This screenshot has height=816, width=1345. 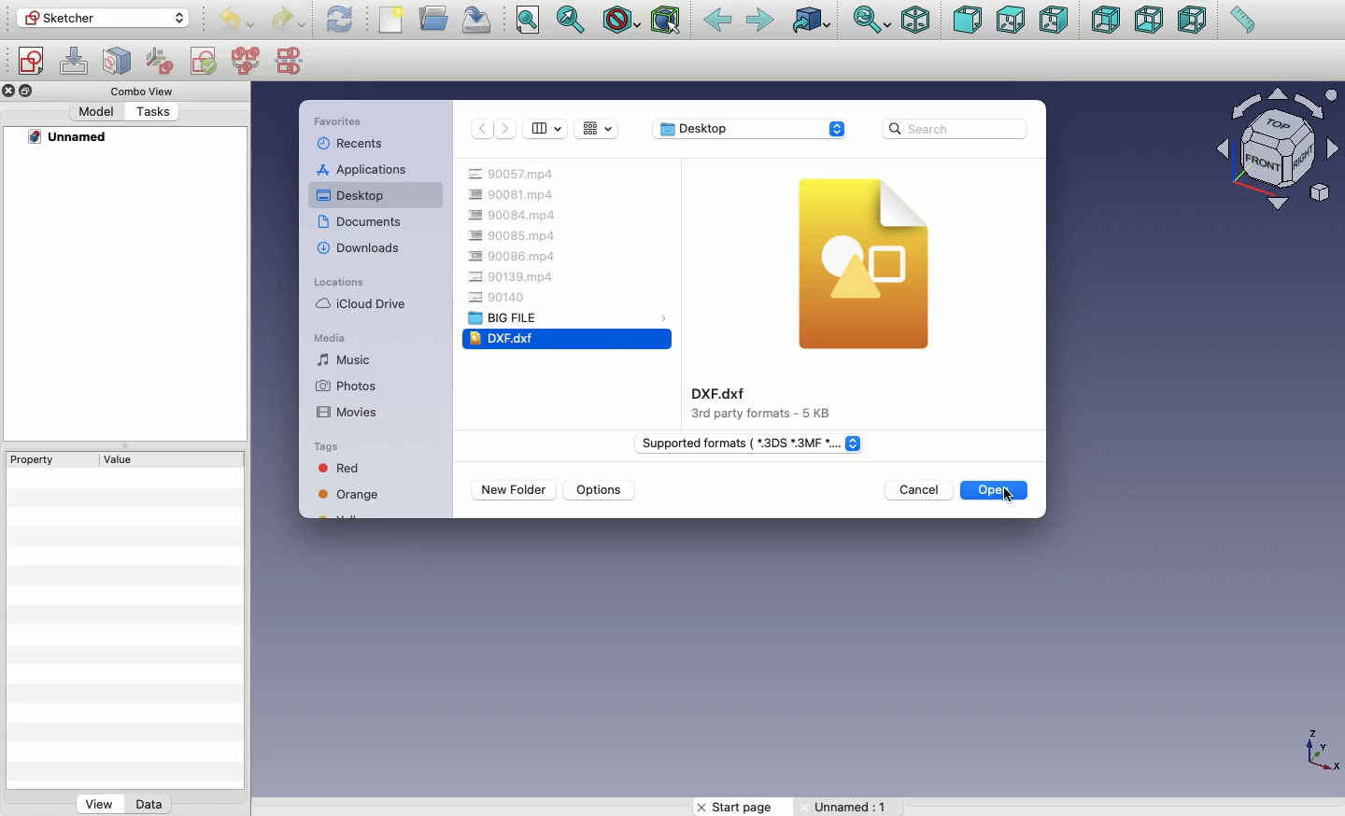 I want to click on Red, so click(x=354, y=468).